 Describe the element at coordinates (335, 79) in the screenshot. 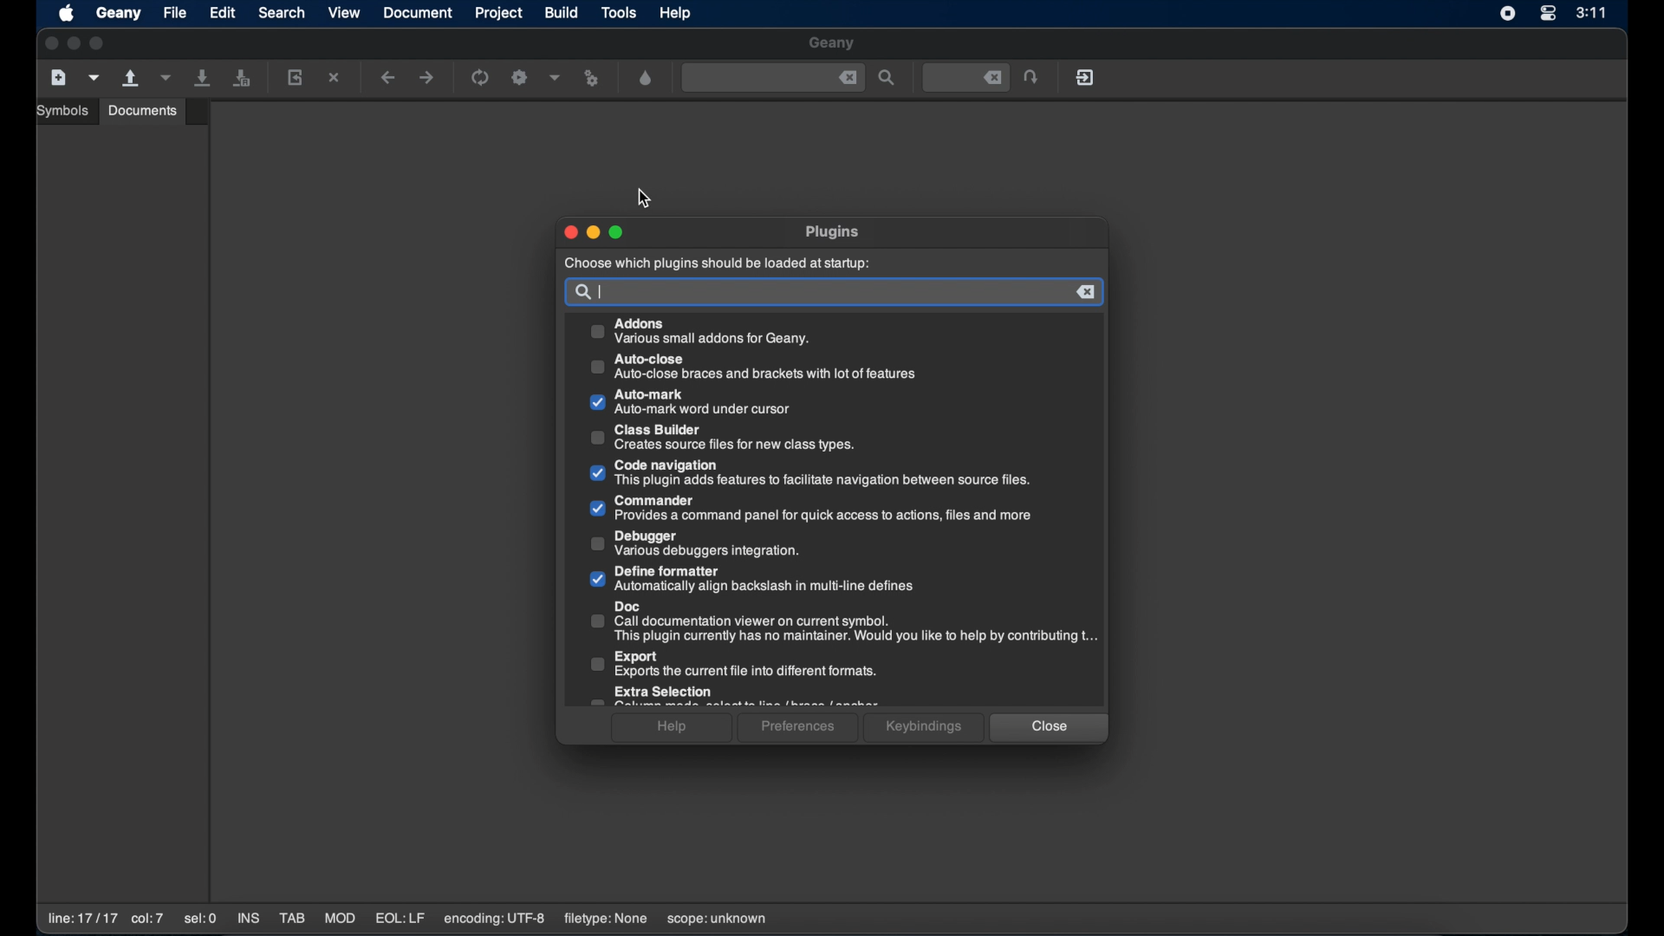

I see `close the current file` at that location.